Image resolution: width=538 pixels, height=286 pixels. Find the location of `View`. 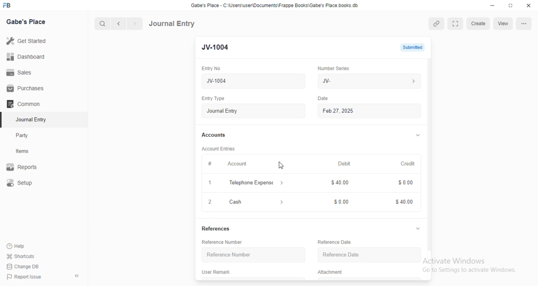

View is located at coordinates (502, 24).